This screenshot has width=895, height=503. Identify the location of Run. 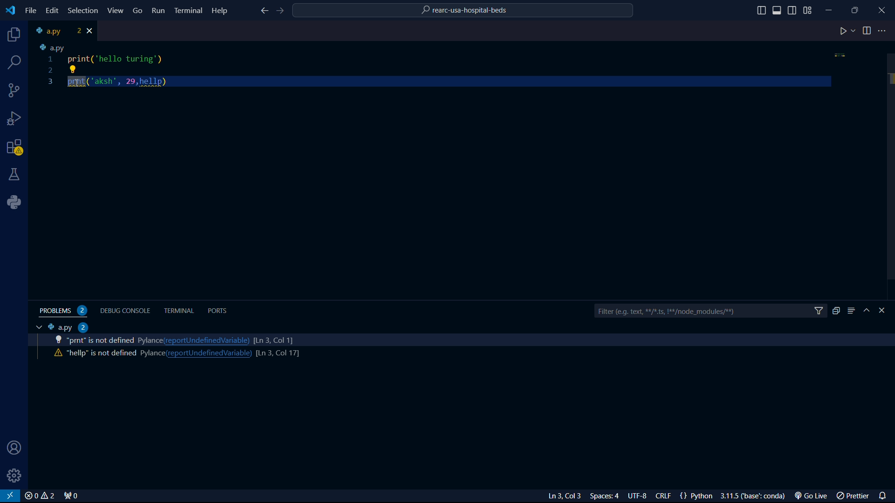
(159, 12).